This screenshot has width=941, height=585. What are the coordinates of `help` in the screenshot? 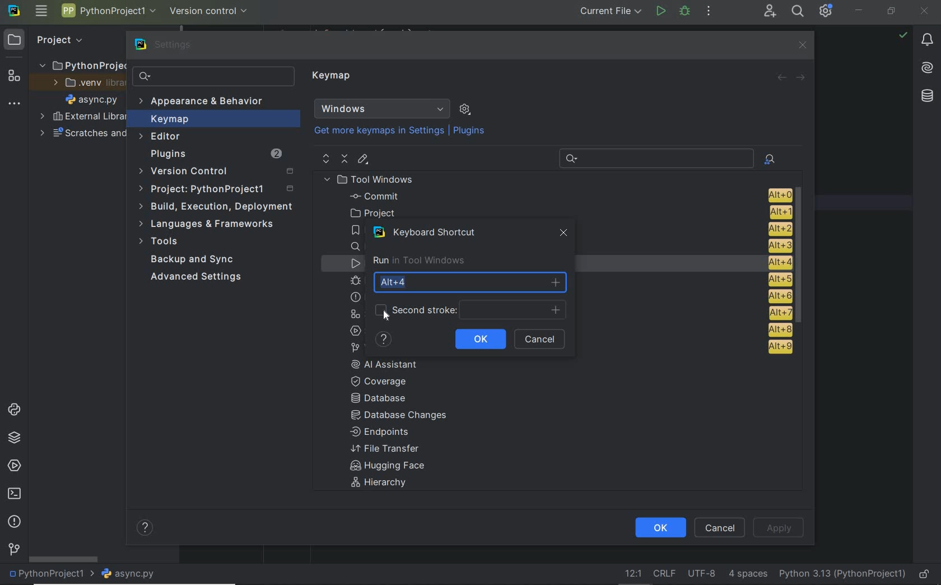 It's located at (384, 340).